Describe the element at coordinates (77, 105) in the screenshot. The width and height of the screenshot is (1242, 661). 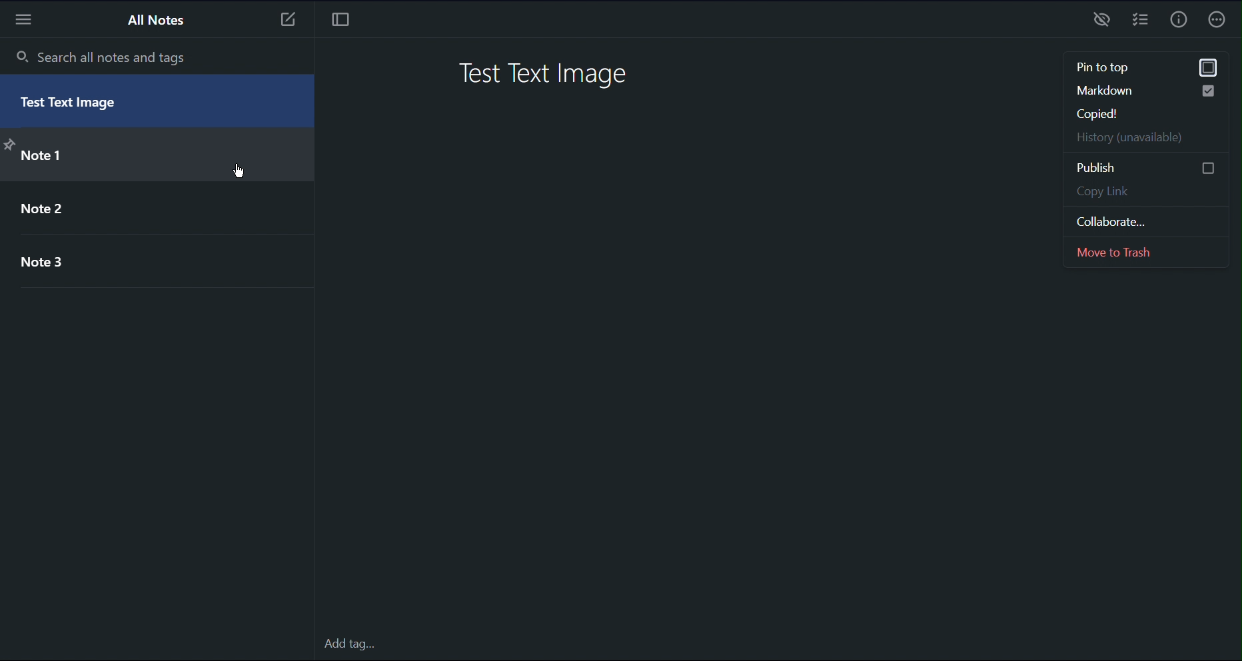
I see `Test Text Image` at that location.